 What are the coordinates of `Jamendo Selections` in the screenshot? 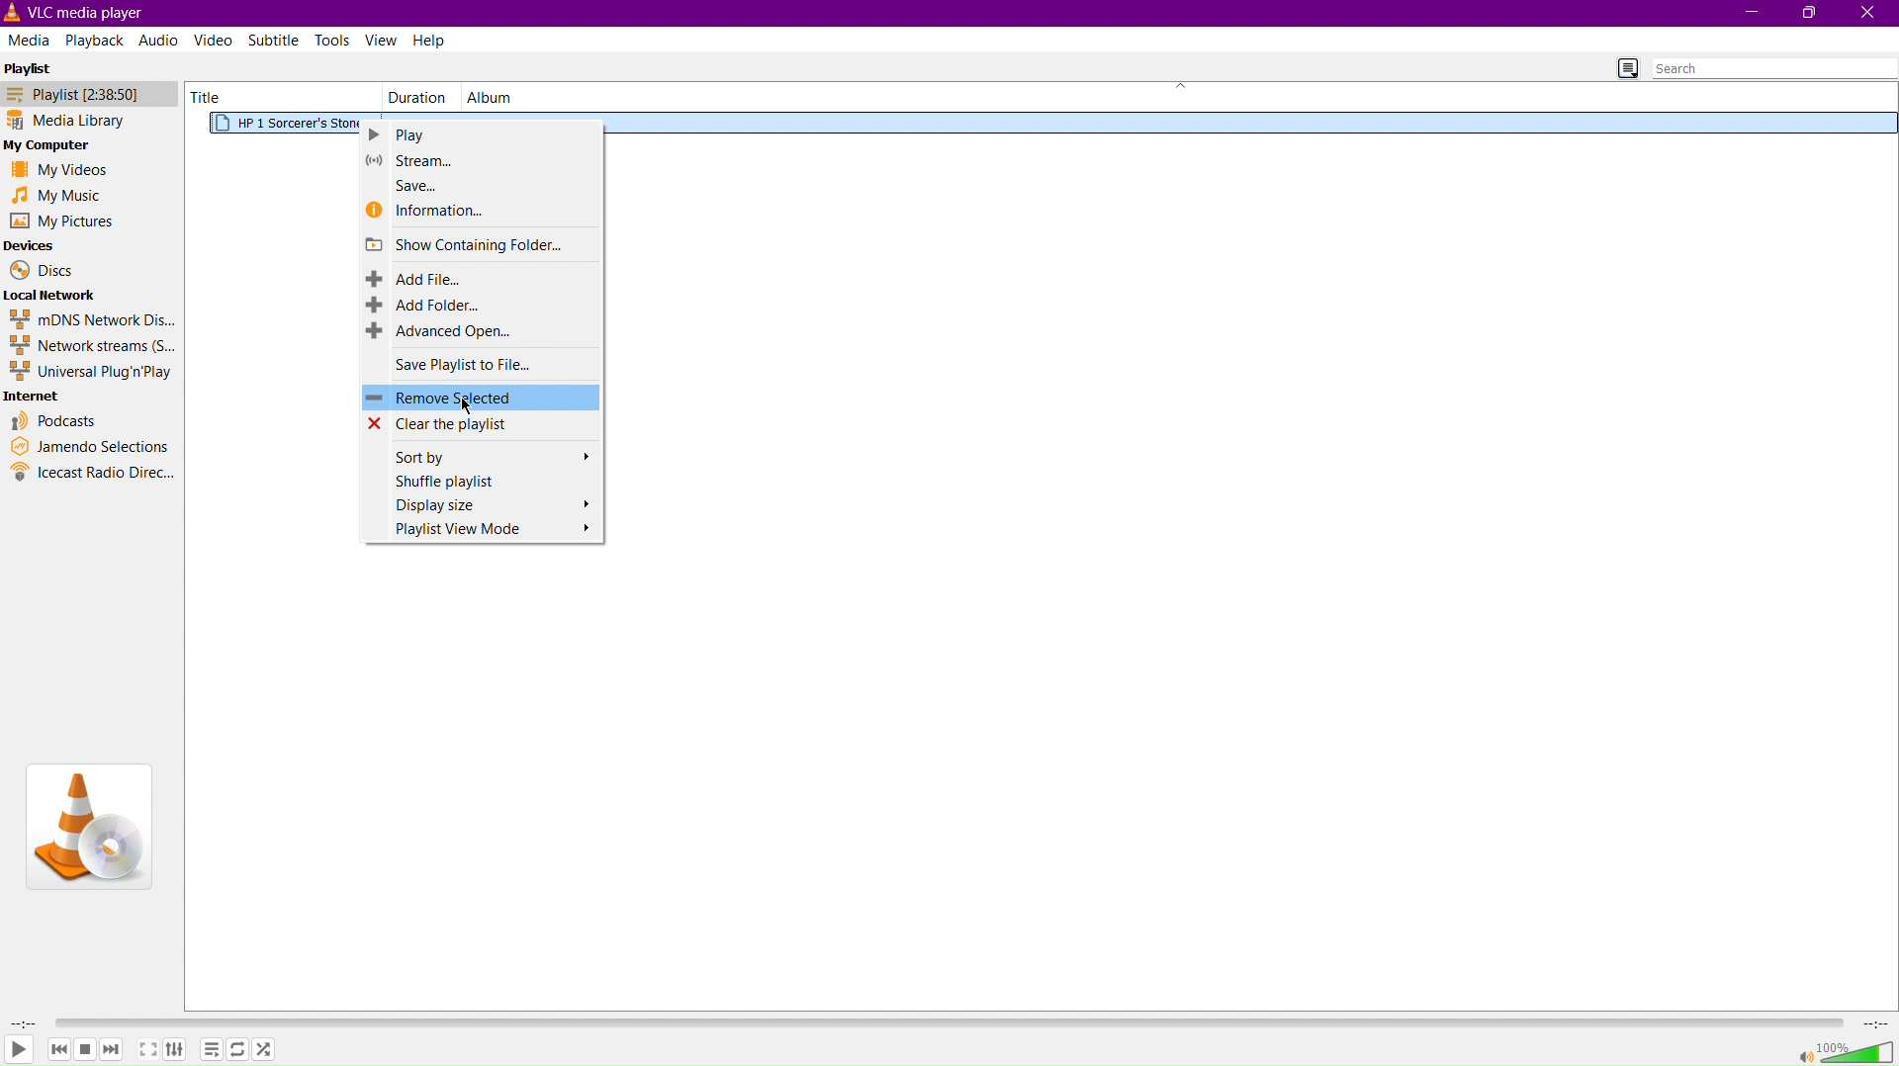 It's located at (91, 447).